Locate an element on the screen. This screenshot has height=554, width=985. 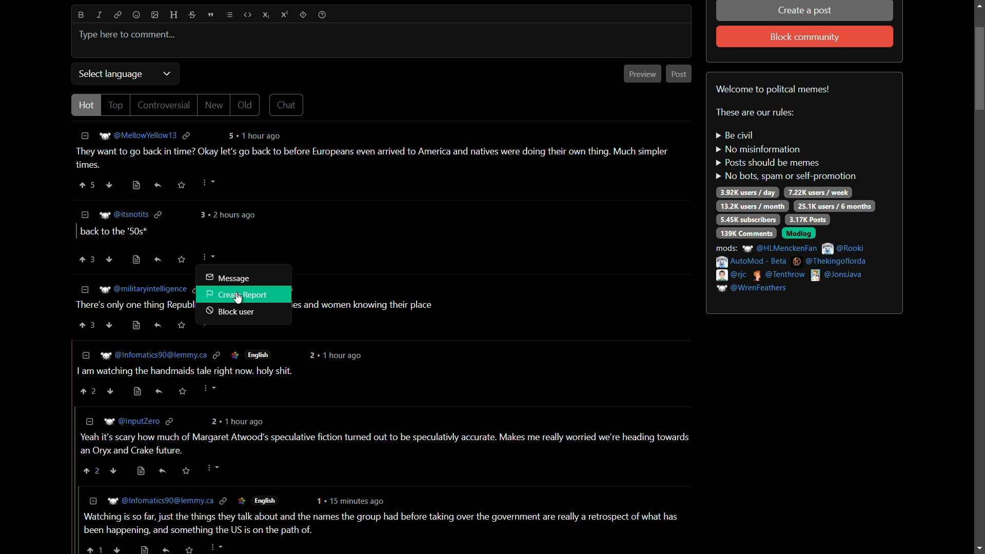
save is located at coordinates (181, 261).